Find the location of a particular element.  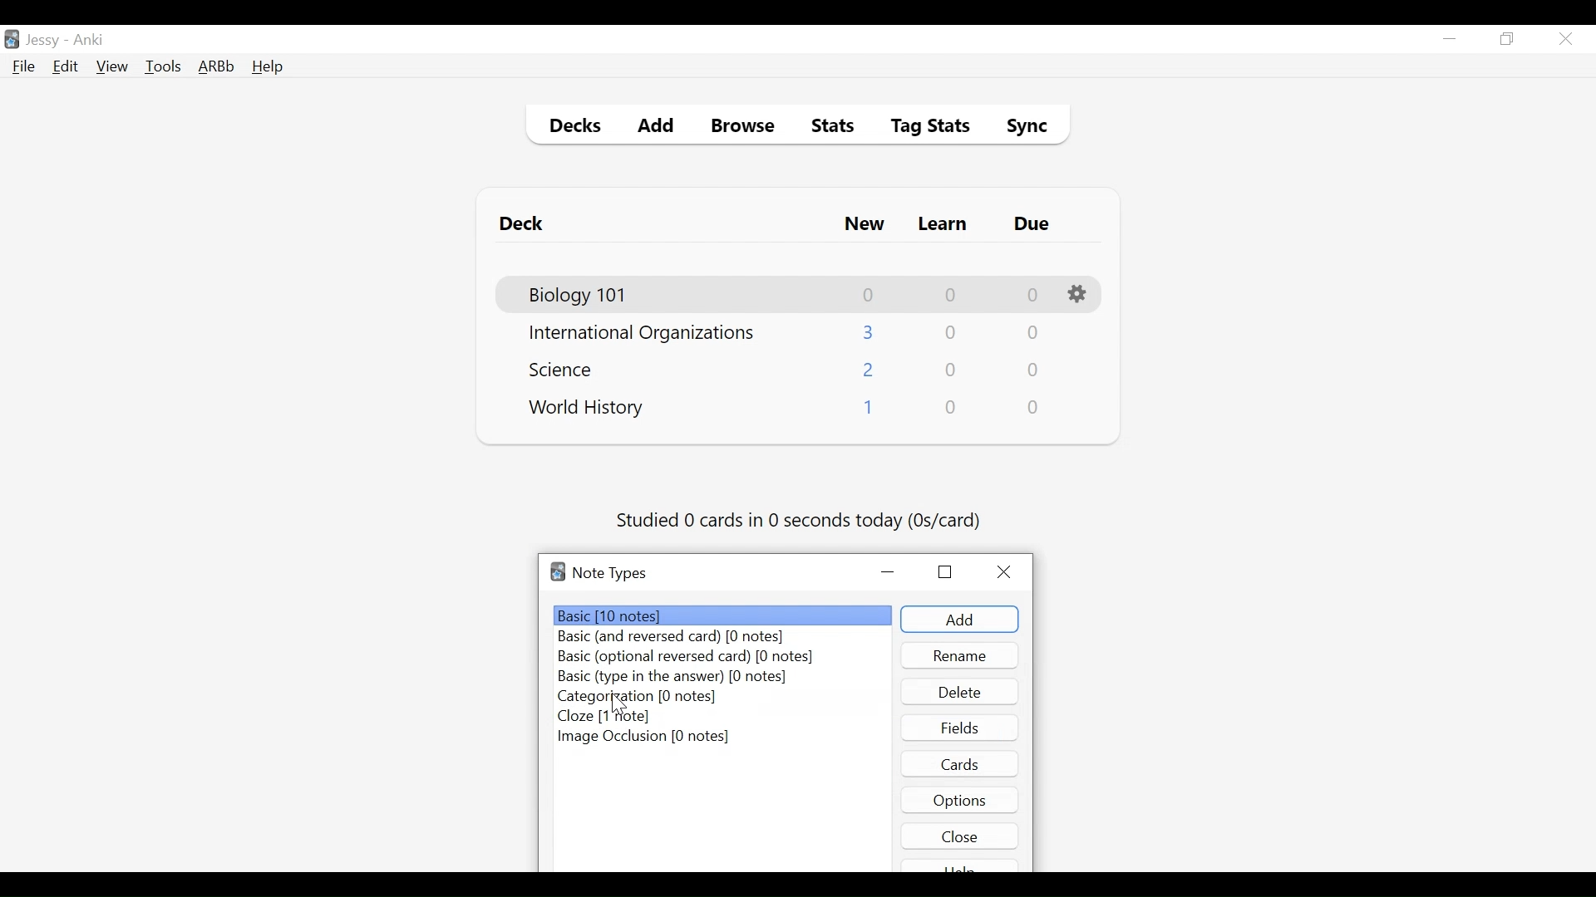

New is located at coordinates (864, 226).